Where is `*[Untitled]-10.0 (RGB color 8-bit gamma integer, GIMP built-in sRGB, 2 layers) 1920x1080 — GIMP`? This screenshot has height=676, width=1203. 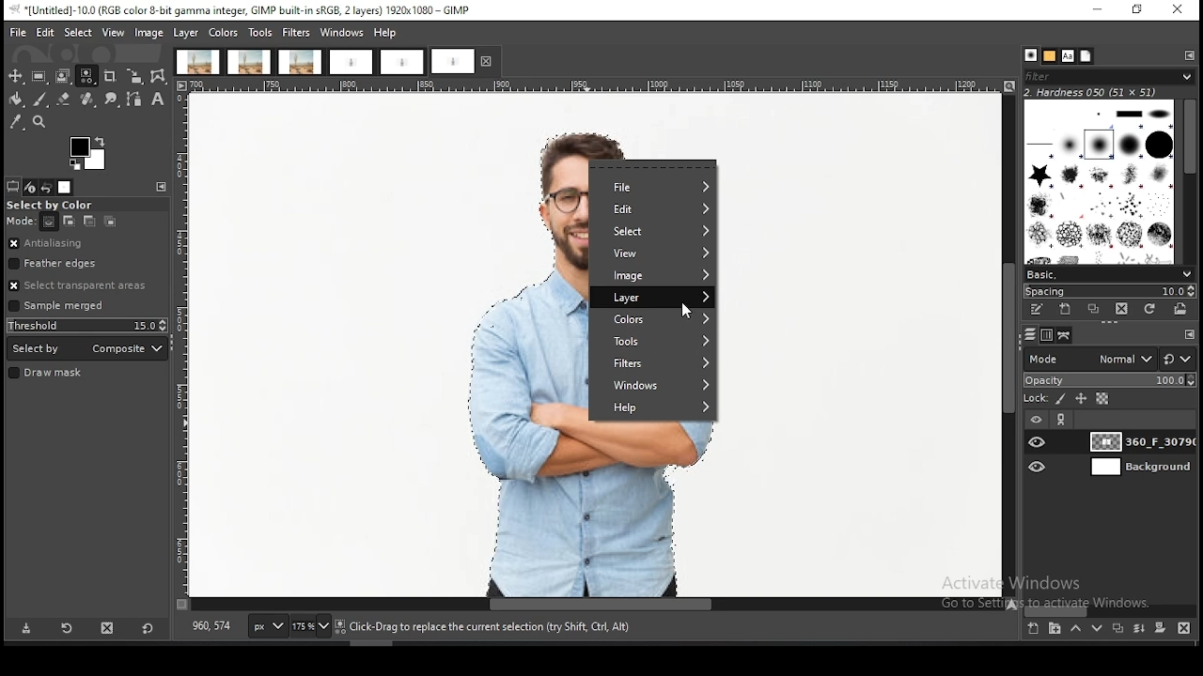 *[Untitled]-10.0 (RGB color 8-bit gamma integer, GIMP built-in sRGB, 2 layers) 1920x1080 — GIMP is located at coordinates (244, 10).